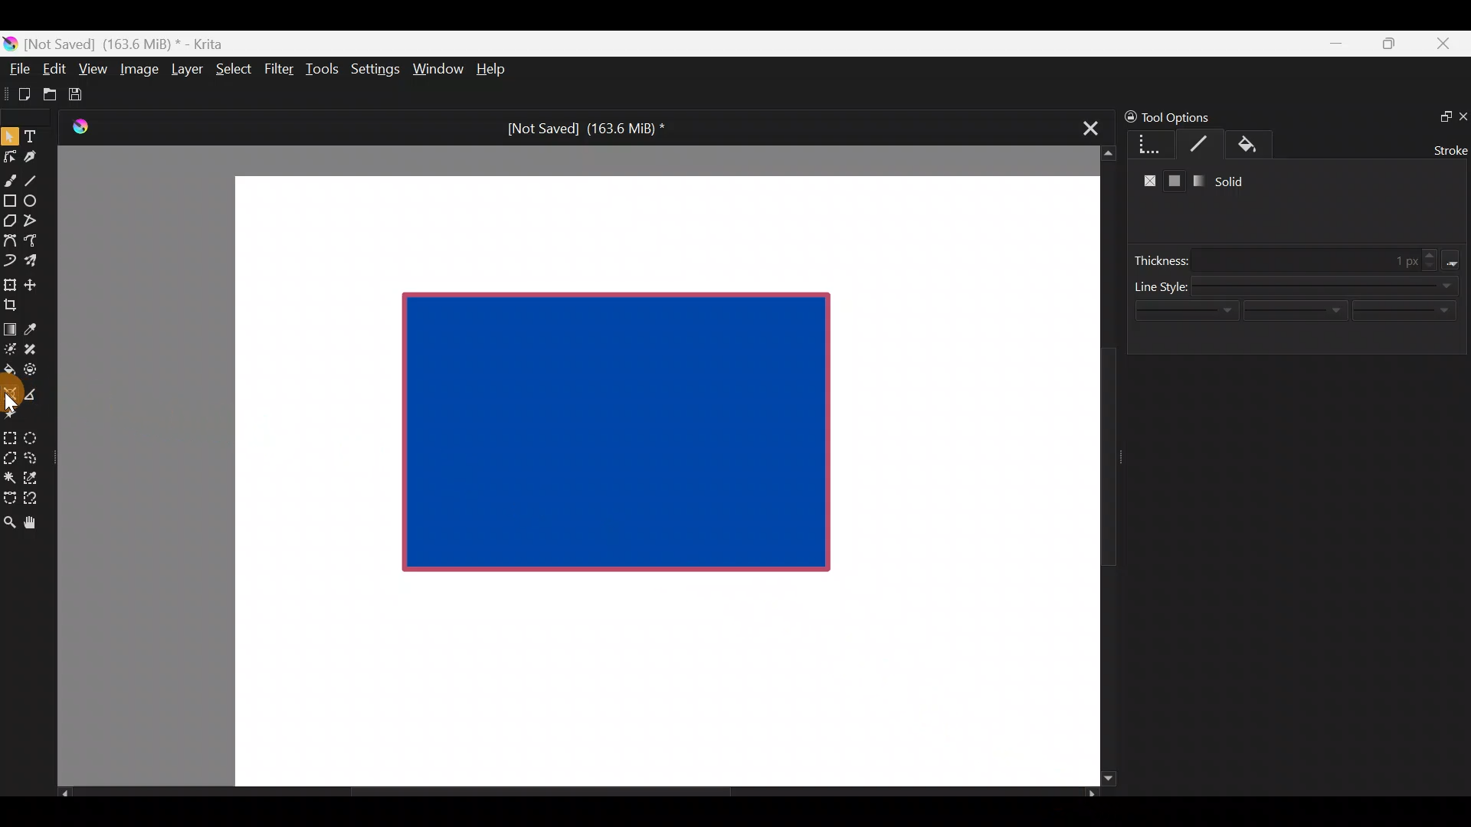  I want to click on Cursor on Assistant tool, so click(15, 404).